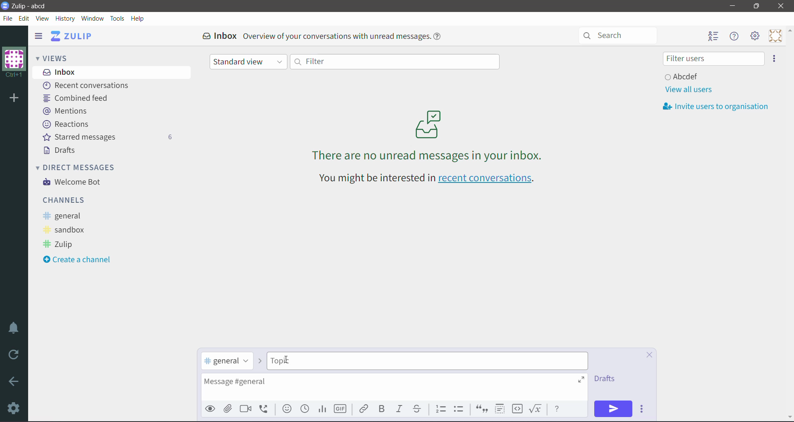 This screenshot has width=794, height=422. Describe the element at coordinates (245, 409) in the screenshot. I see `Add video call` at that location.